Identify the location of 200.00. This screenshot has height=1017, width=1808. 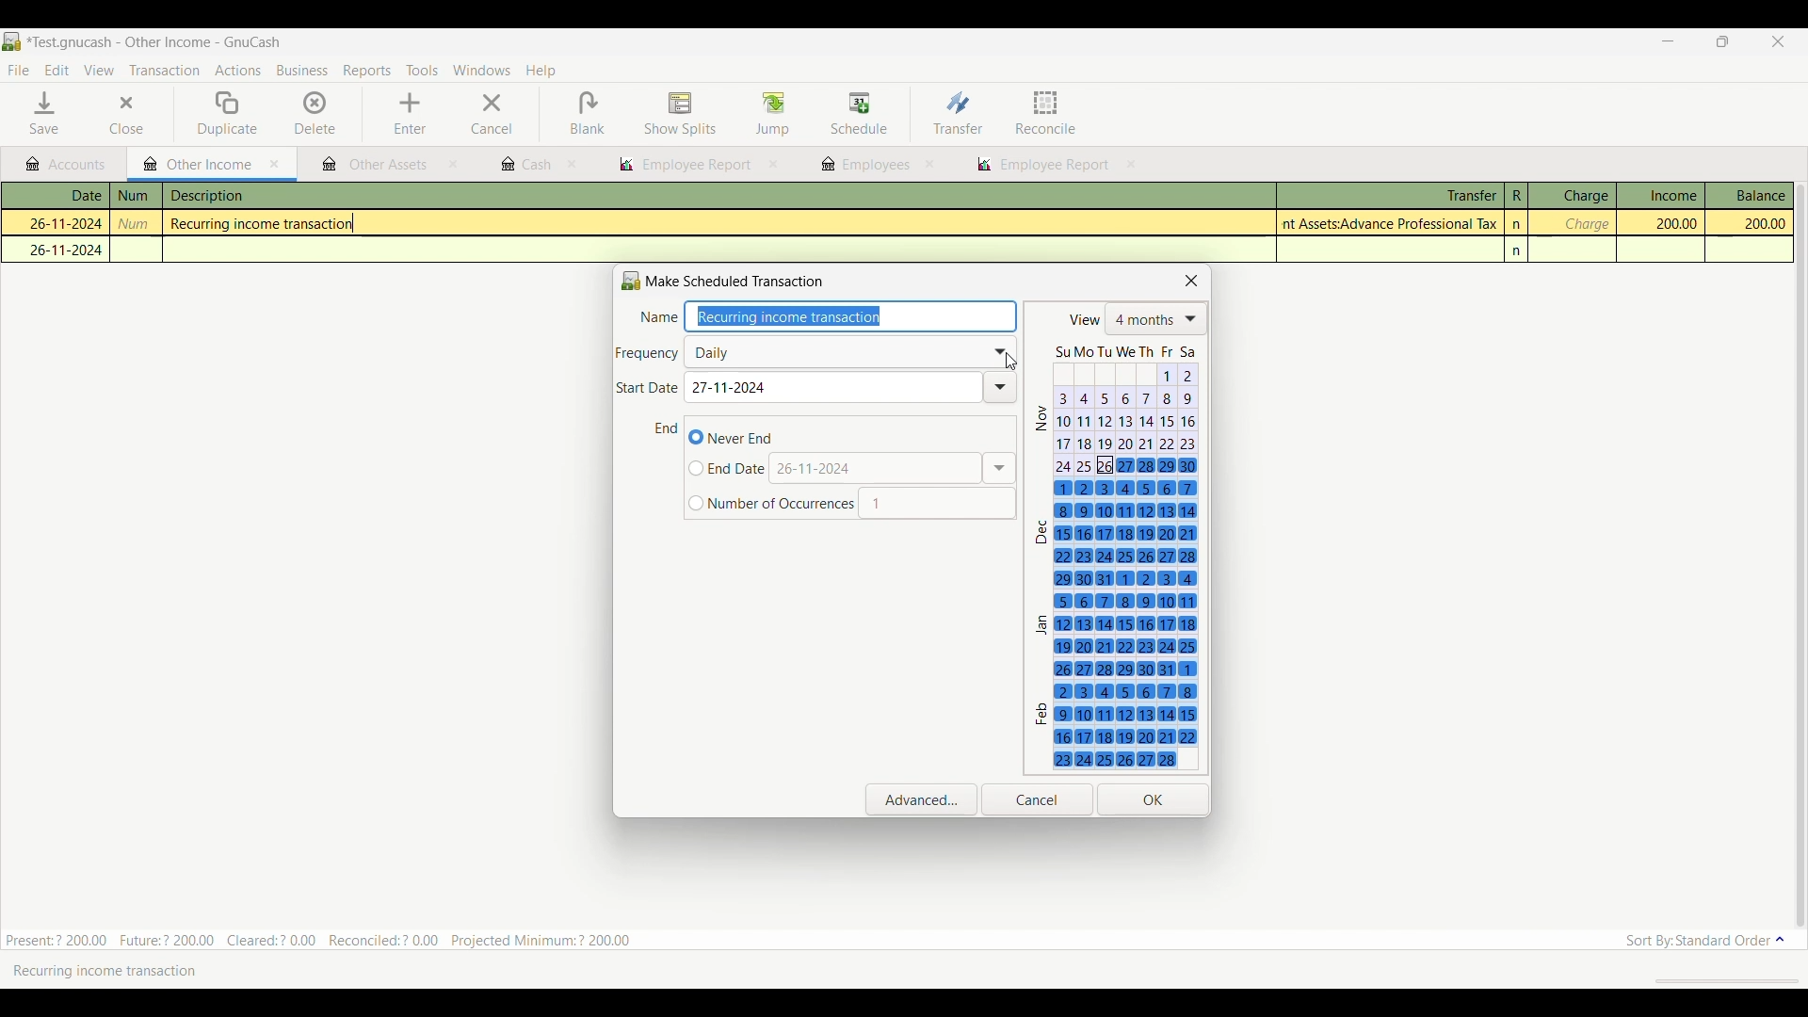
(1750, 224).